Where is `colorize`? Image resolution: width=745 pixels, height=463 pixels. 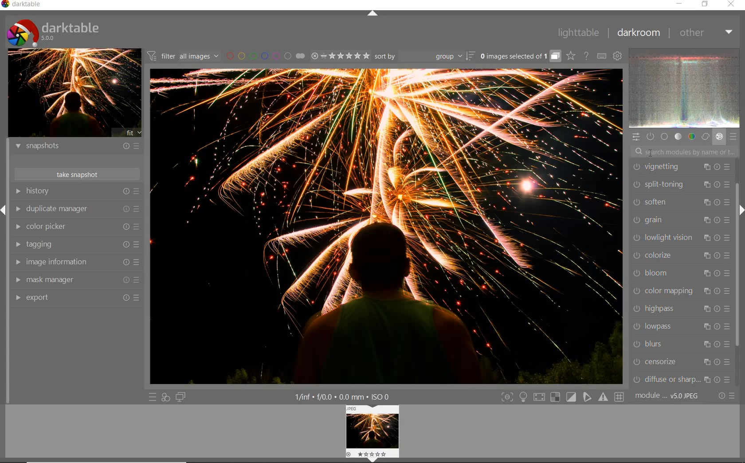
colorize is located at coordinates (679, 256).